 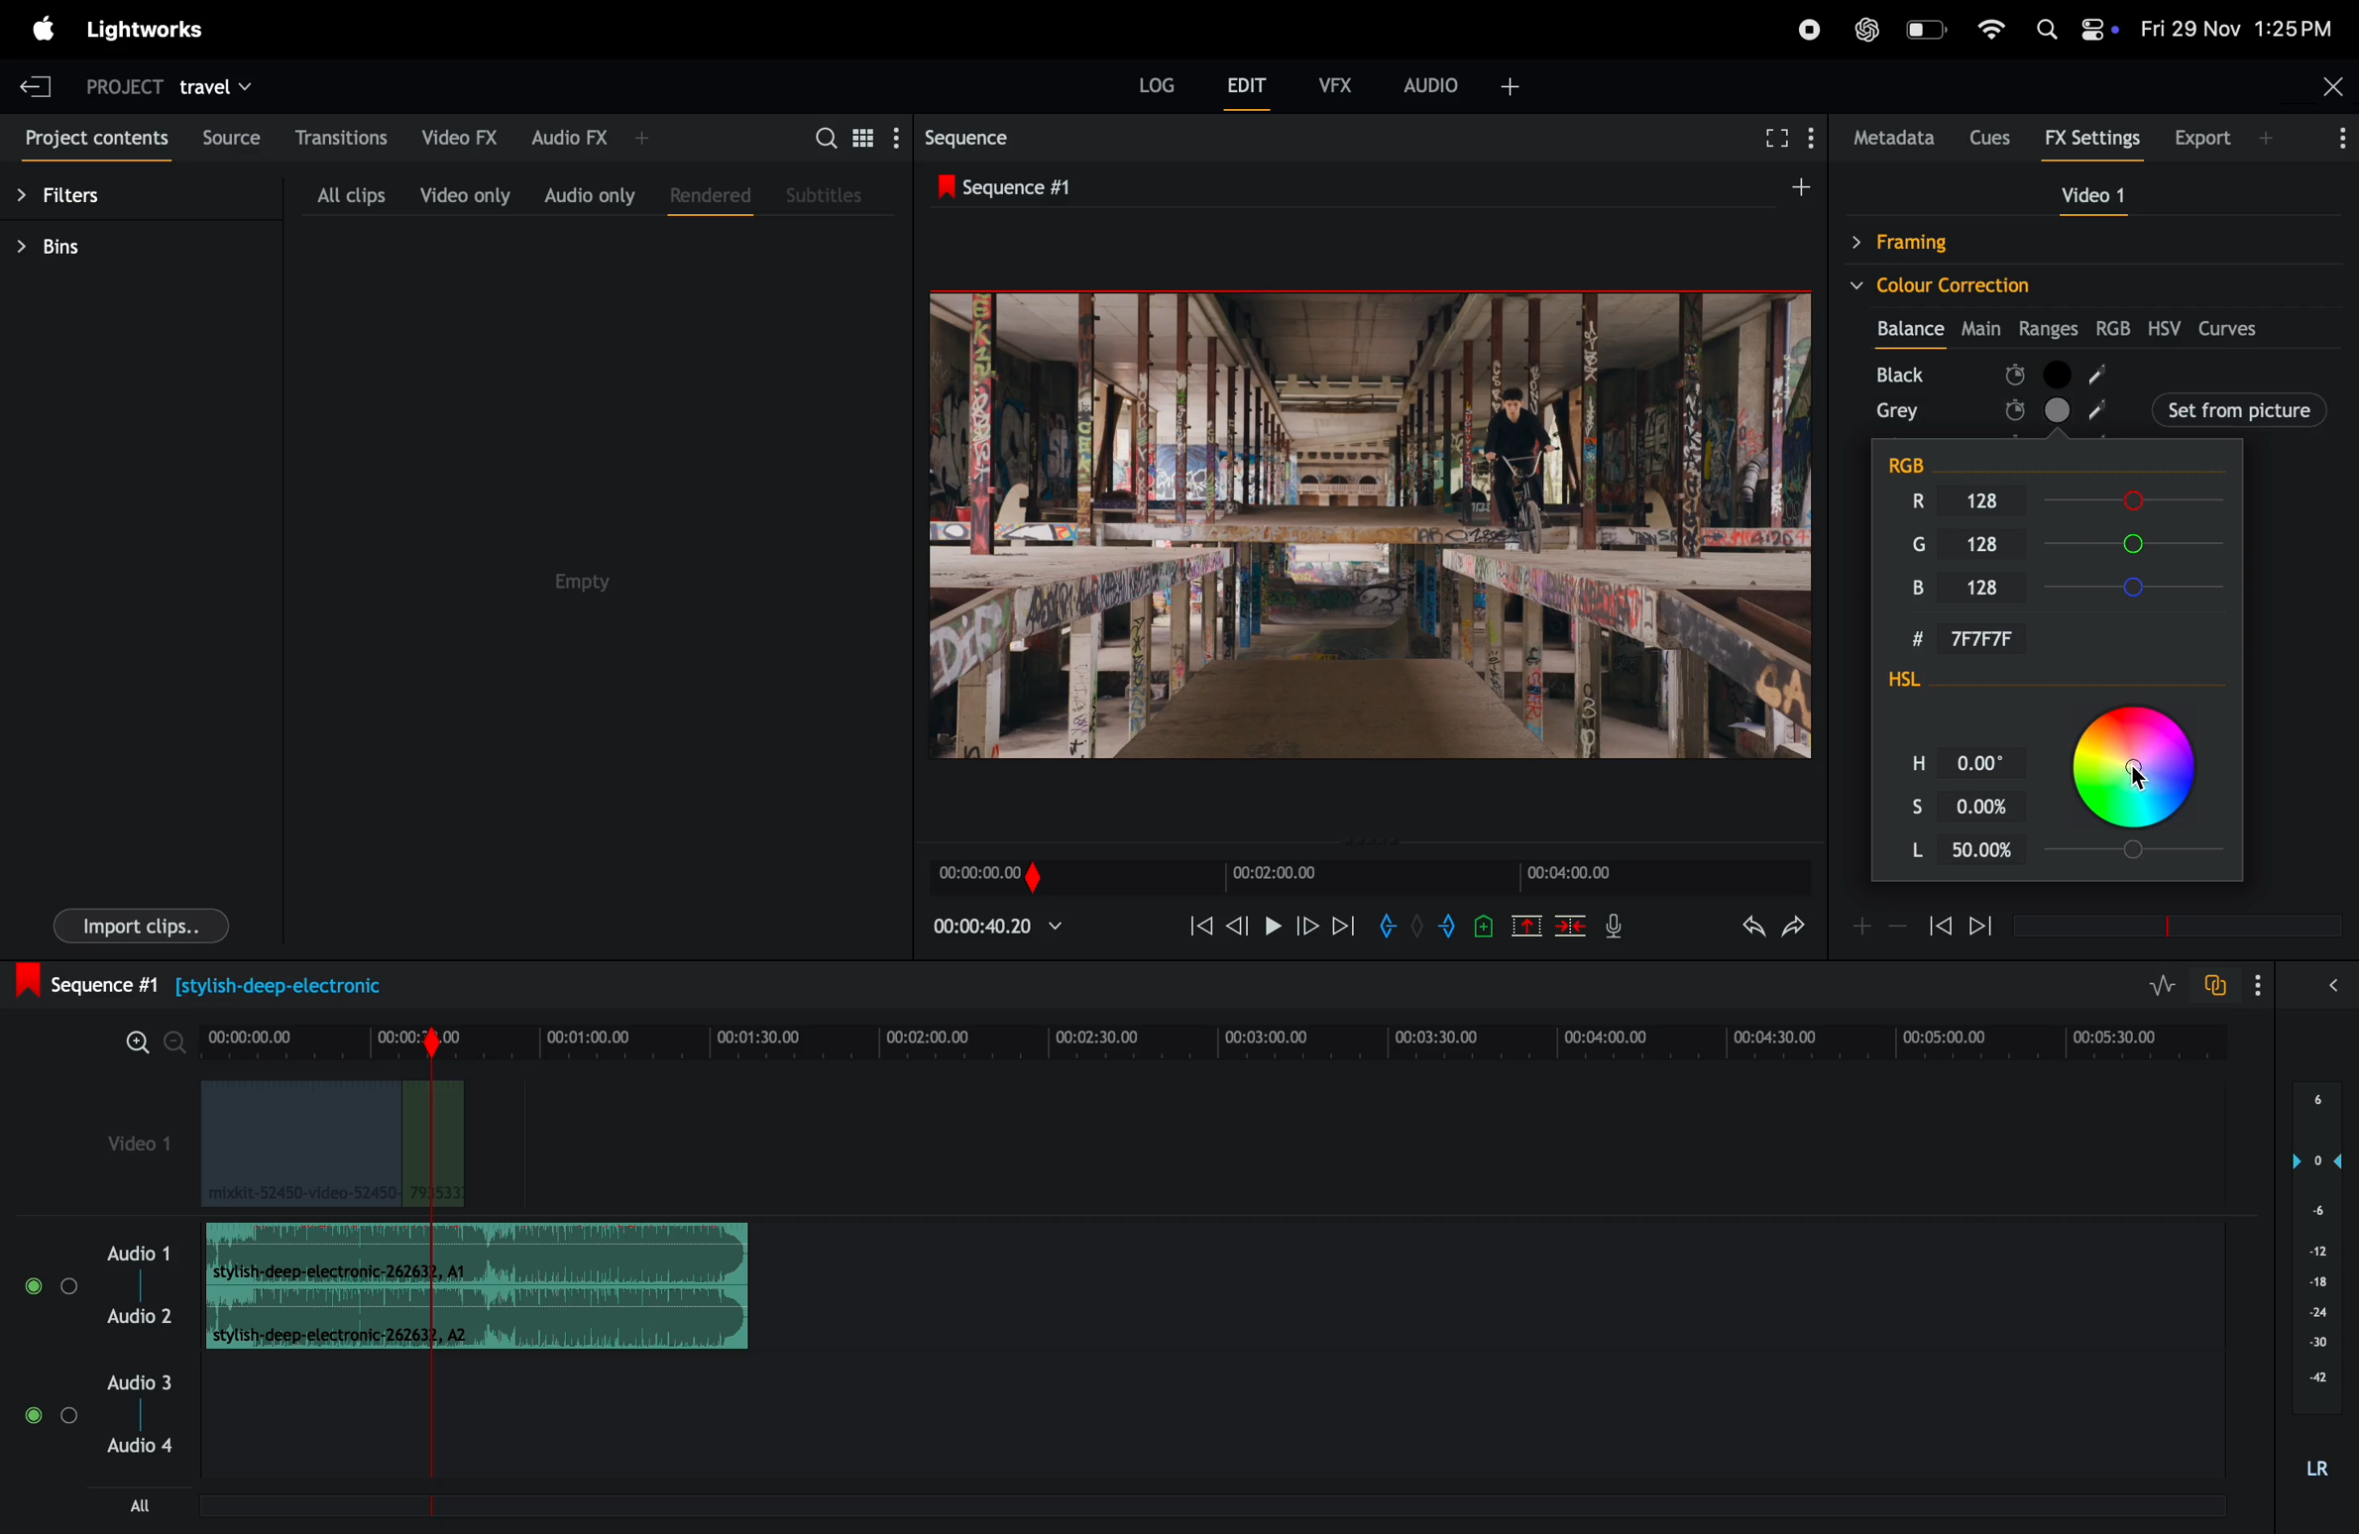 I want to click on project, so click(x=120, y=85).